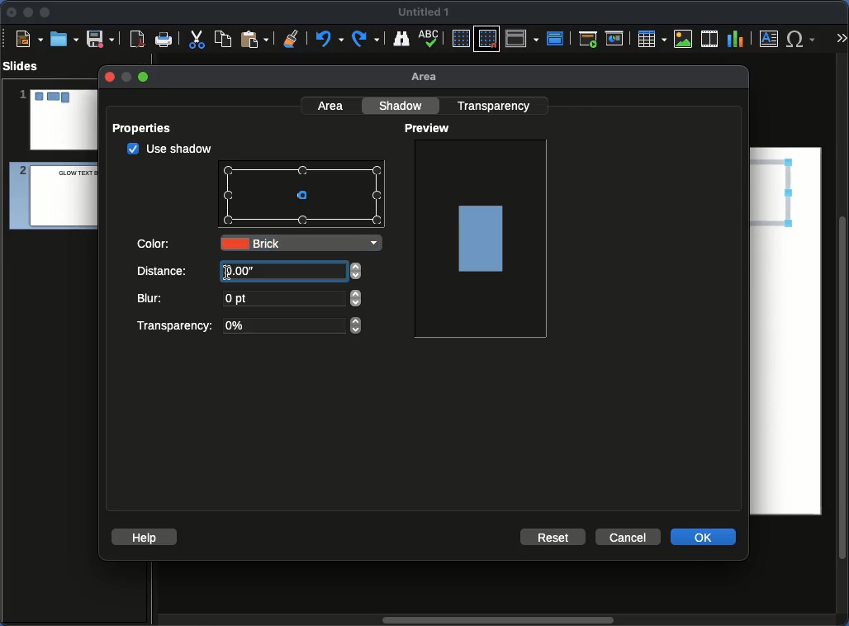 The width and height of the screenshot is (849, 626). What do you see at coordinates (145, 536) in the screenshot?
I see `Help` at bounding box center [145, 536].